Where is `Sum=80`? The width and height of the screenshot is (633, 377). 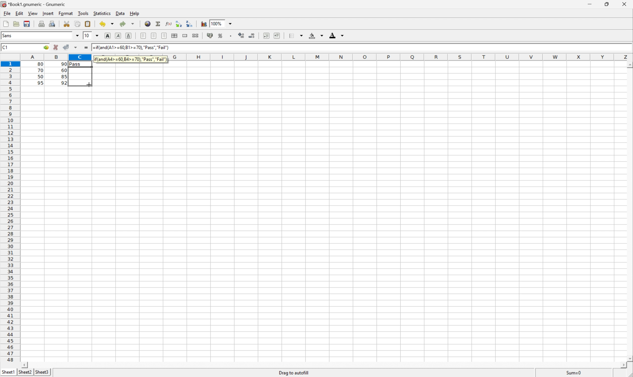
Sum=80 is located at coordinates (573, 373).